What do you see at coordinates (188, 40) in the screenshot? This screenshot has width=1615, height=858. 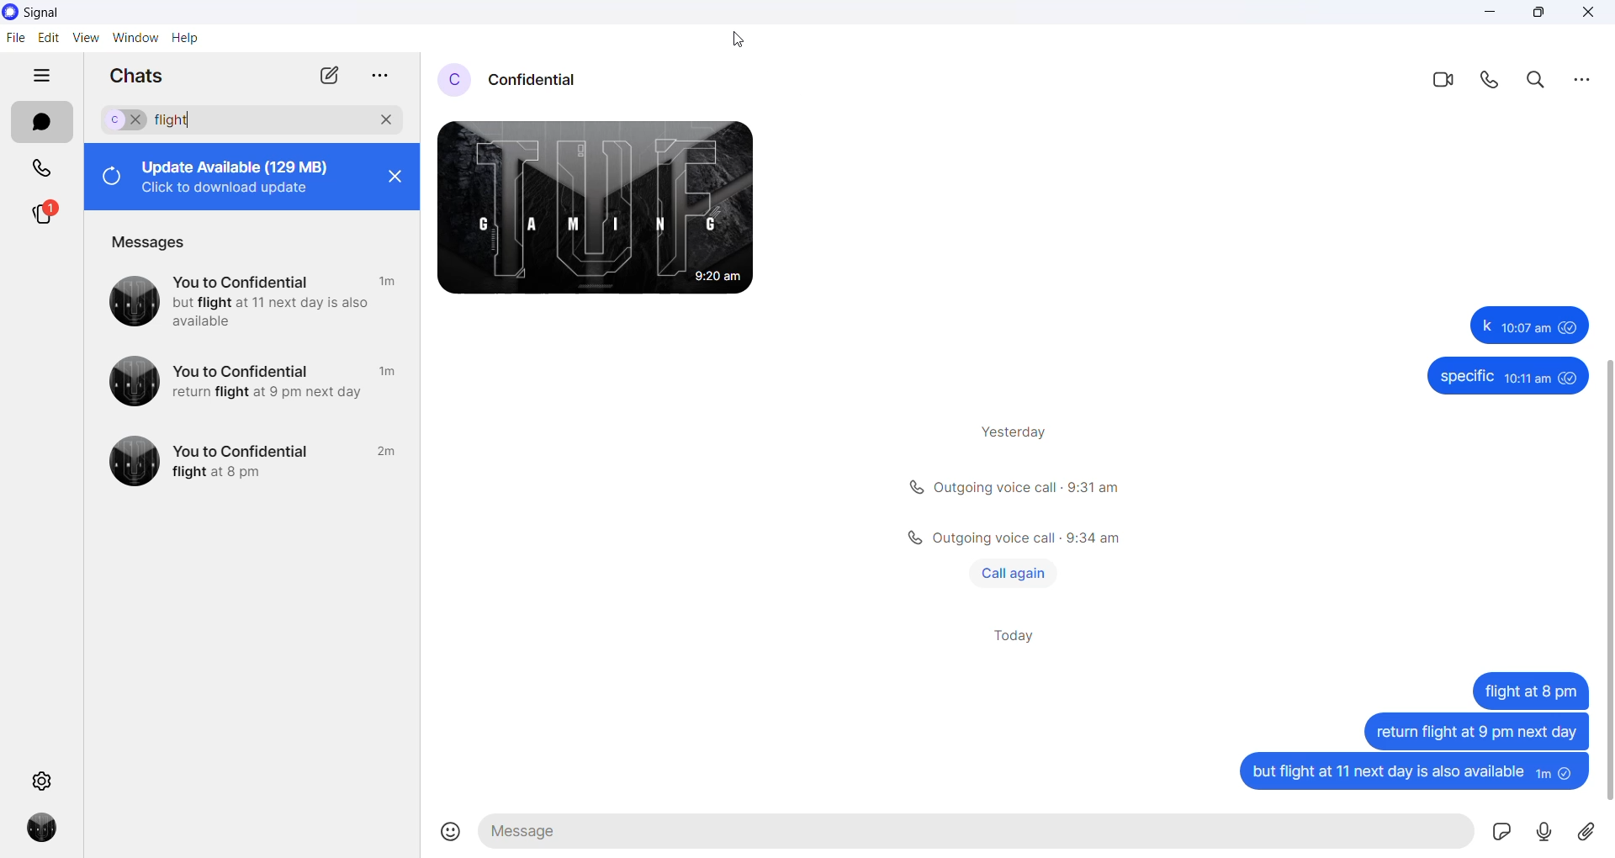 I see `help` at bounding box center [188, 40].